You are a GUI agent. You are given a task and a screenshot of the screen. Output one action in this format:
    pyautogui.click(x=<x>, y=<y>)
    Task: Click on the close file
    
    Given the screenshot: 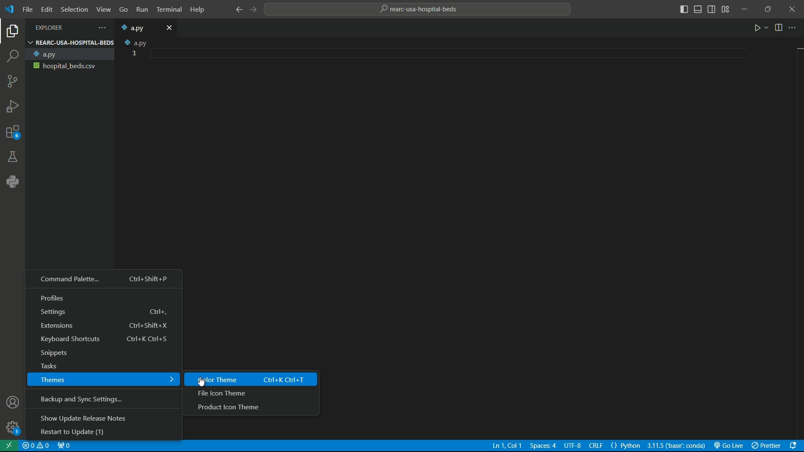 What is the action you would take?
    pyautogui.click(x=170, y=27)
    